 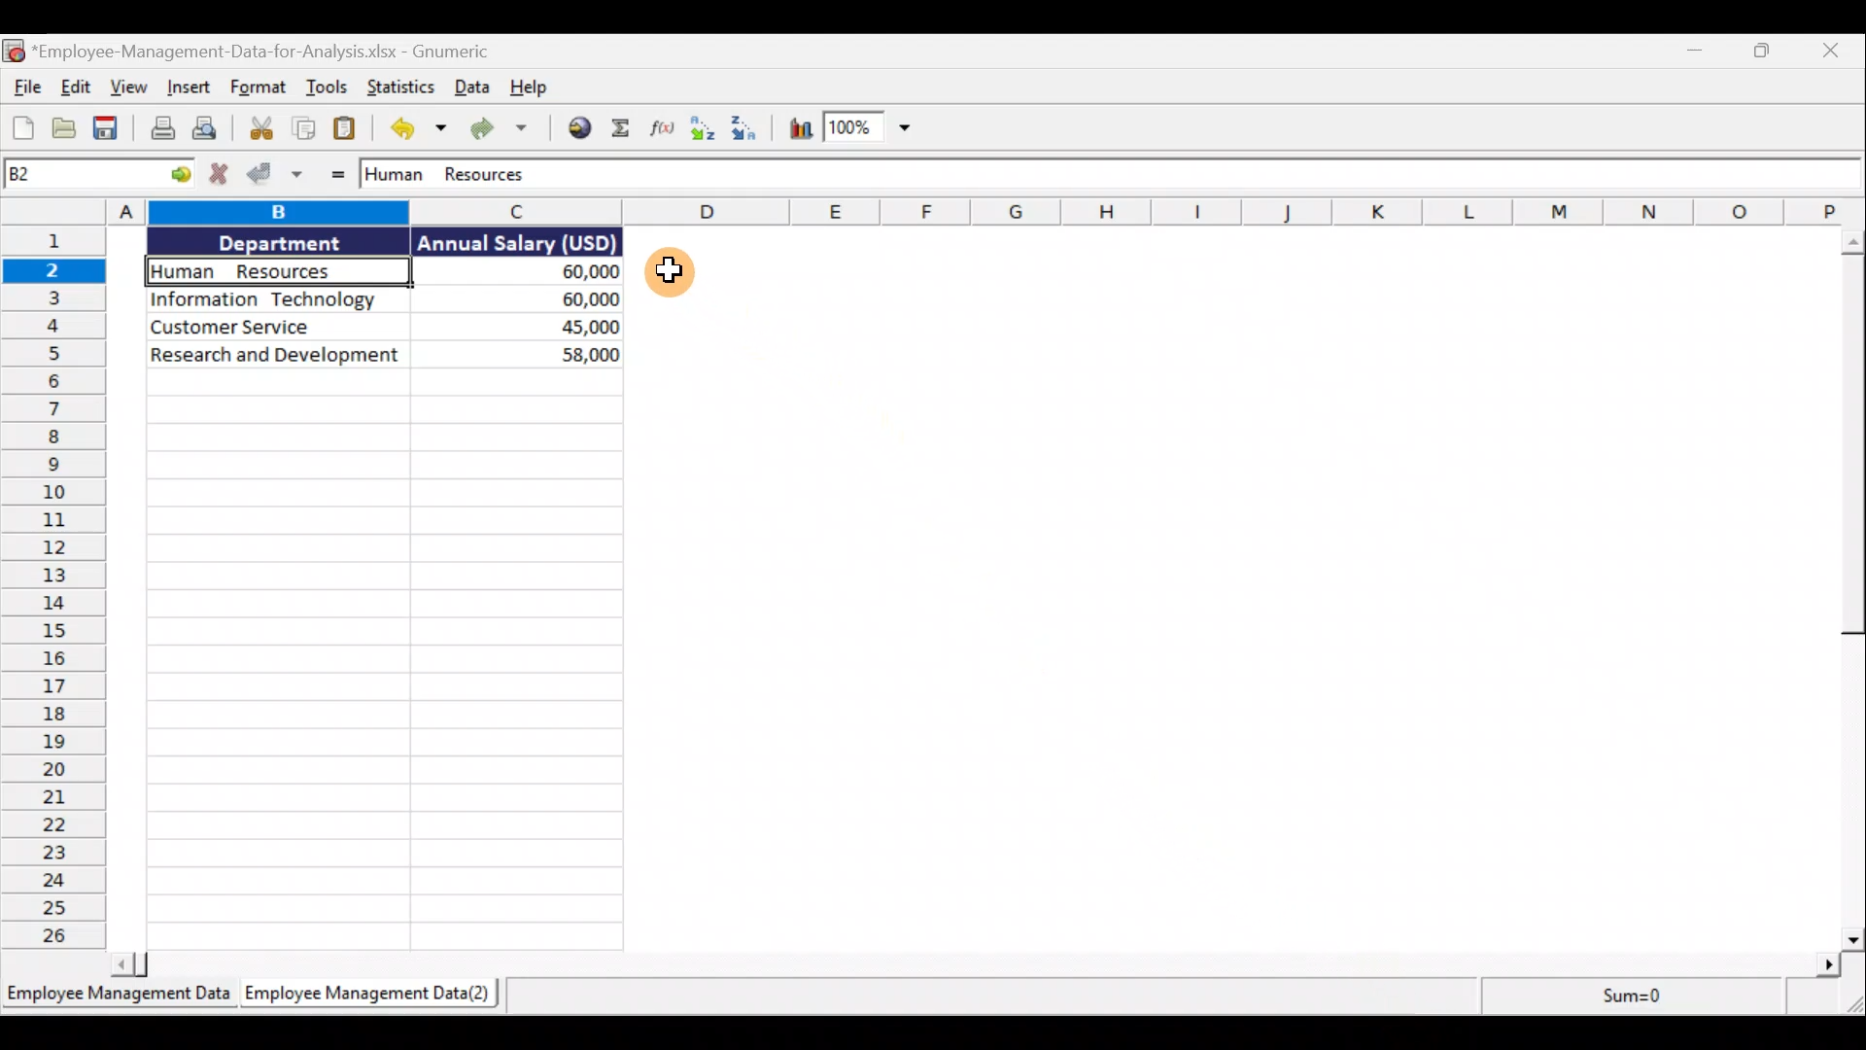 I want to click on Format, so click(x=258, y=87).